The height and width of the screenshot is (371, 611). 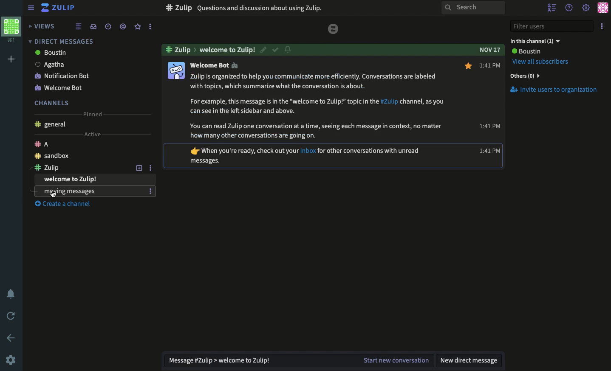 I want to click on Help, so click(x=569, y=6).